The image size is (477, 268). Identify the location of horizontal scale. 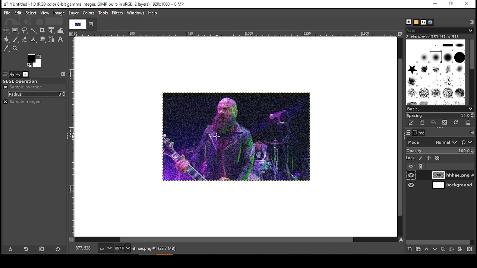
(237, 33).